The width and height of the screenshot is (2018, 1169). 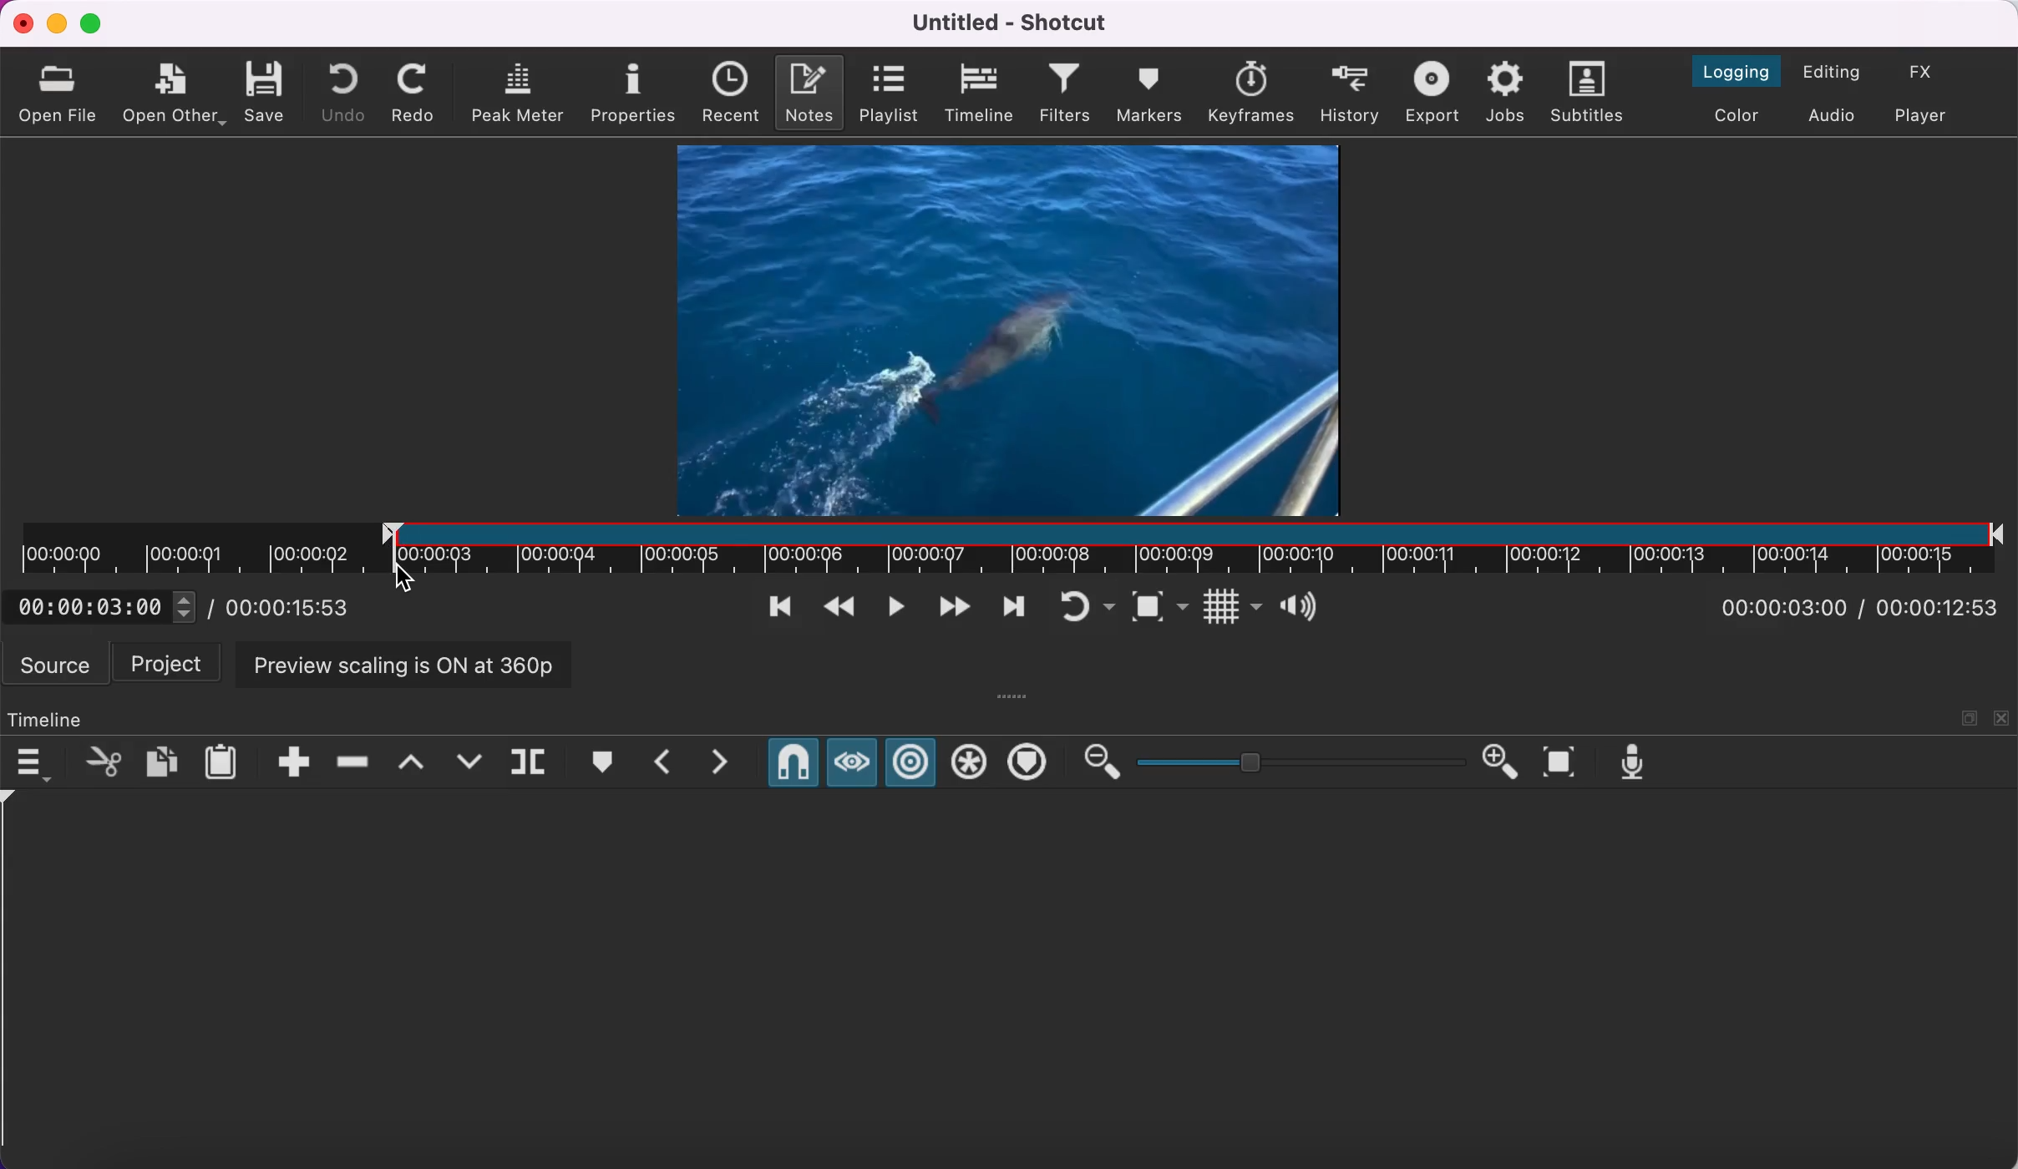 What do you see at coordinates (968, 765) in the screenshot?
I see `ripple all tracks` at bounding box center [968, 765].